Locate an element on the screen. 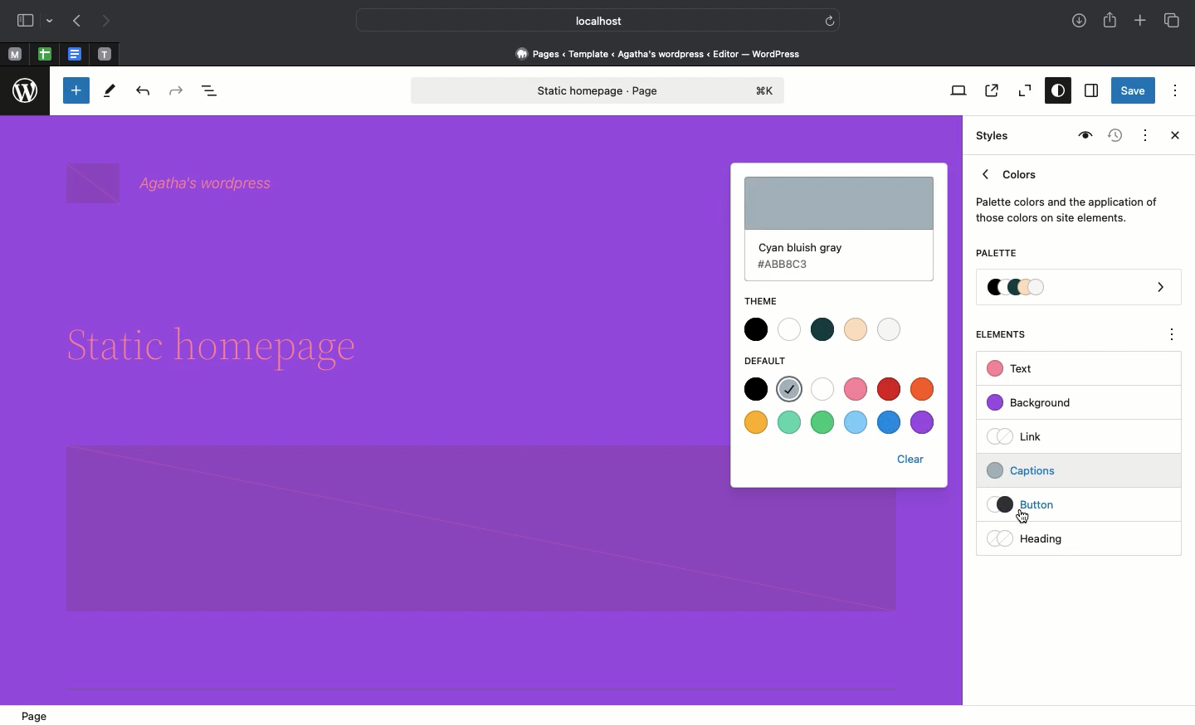 Image resolution: width=1195 pixels, height=725 pixels. Styles is located at coordinates (1054, 92).